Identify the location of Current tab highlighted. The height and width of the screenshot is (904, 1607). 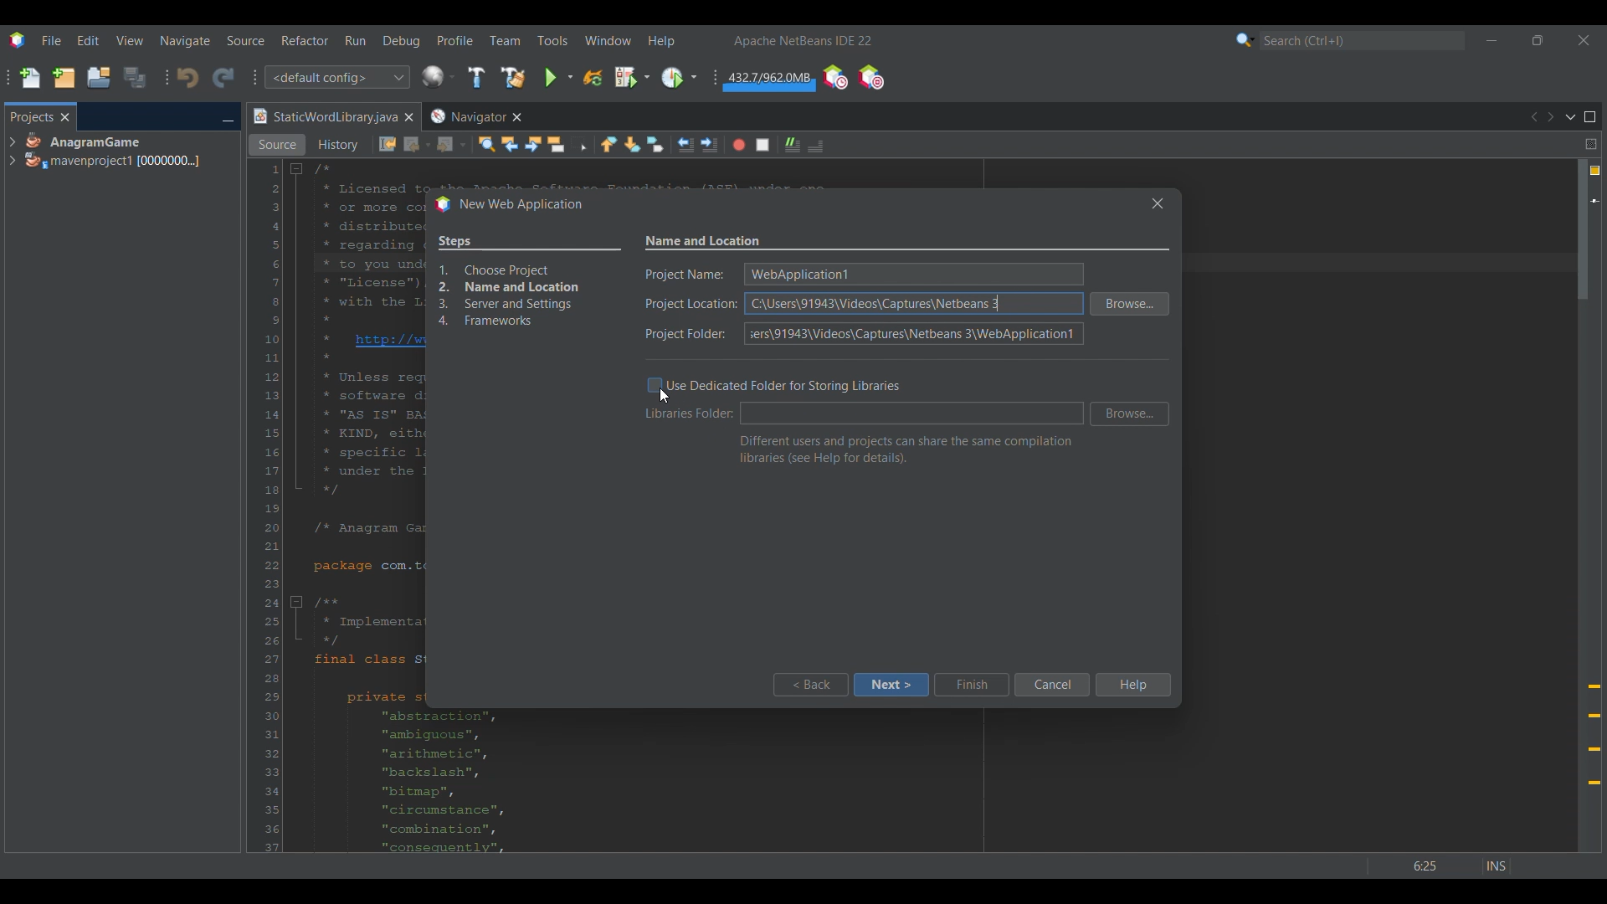
(324, 117).